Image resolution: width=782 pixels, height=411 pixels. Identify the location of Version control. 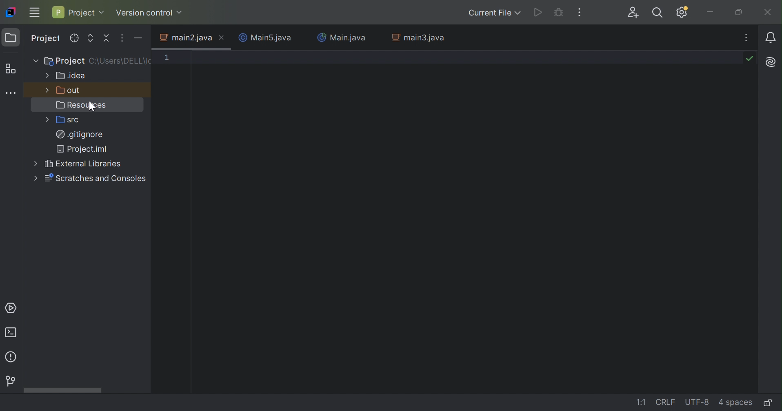
(9, 381).